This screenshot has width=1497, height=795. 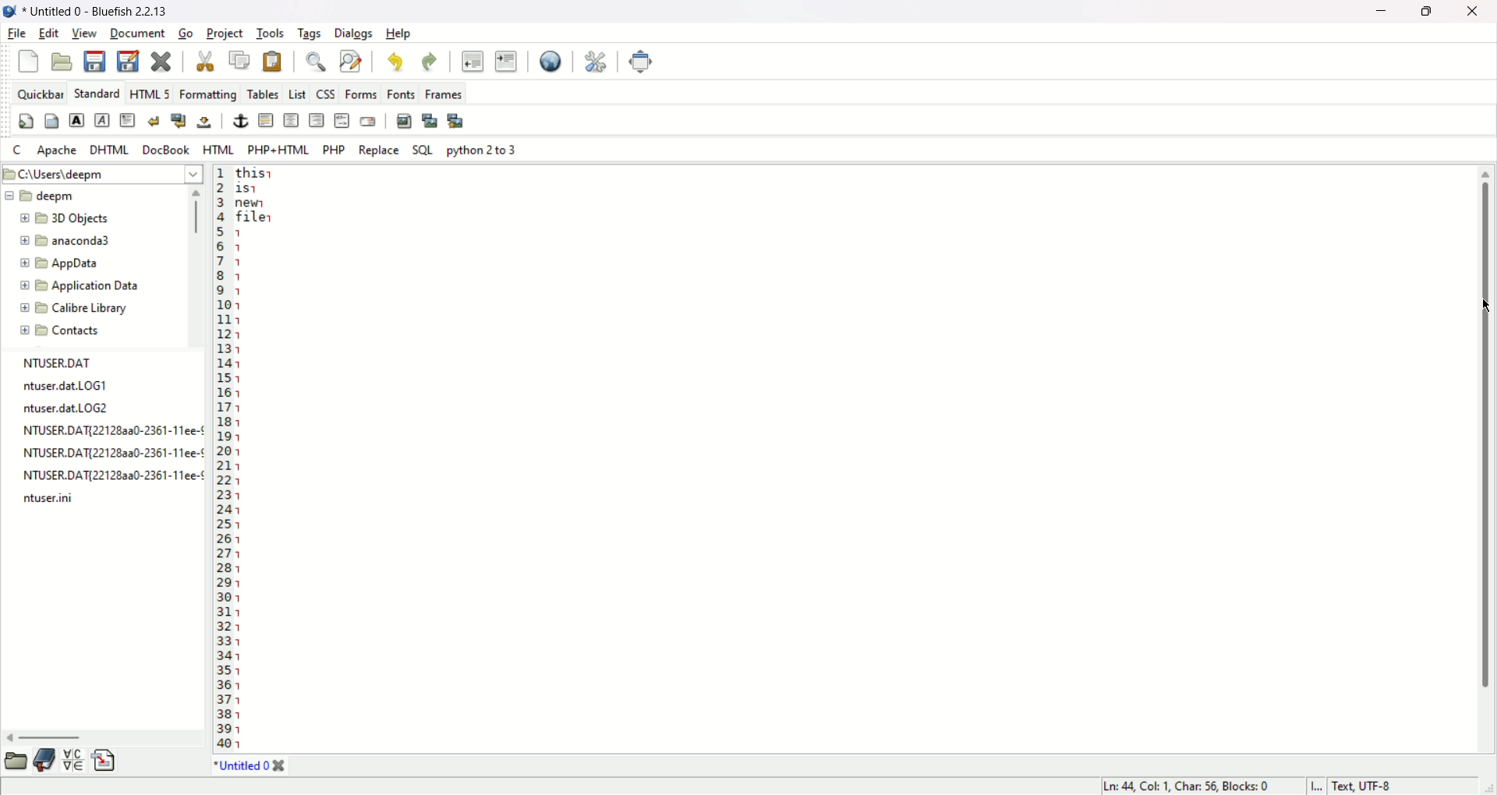 What do you see at coordinates (80, 284) in the screenshot?
I see `Folder name` at bounding box center [80, 284].